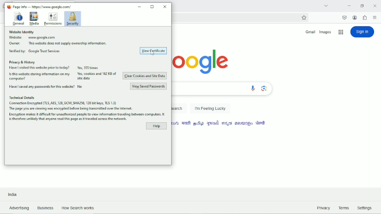 The height and width of the screenshot is (214, 381). Describe the element at coordinates (178, 108) in the screenshot. I see `Google search` at that location.